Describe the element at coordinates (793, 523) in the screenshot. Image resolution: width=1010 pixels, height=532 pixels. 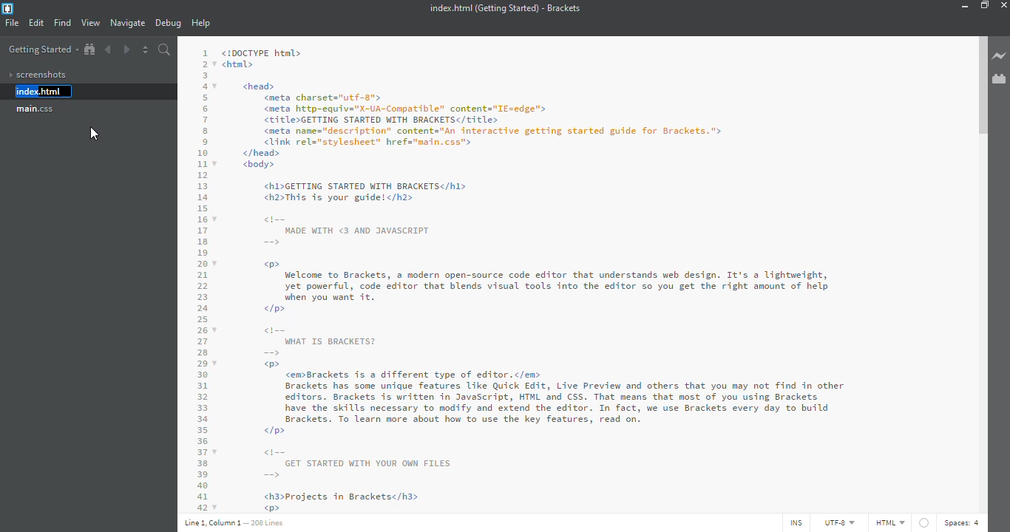
I see `ins` at that location.